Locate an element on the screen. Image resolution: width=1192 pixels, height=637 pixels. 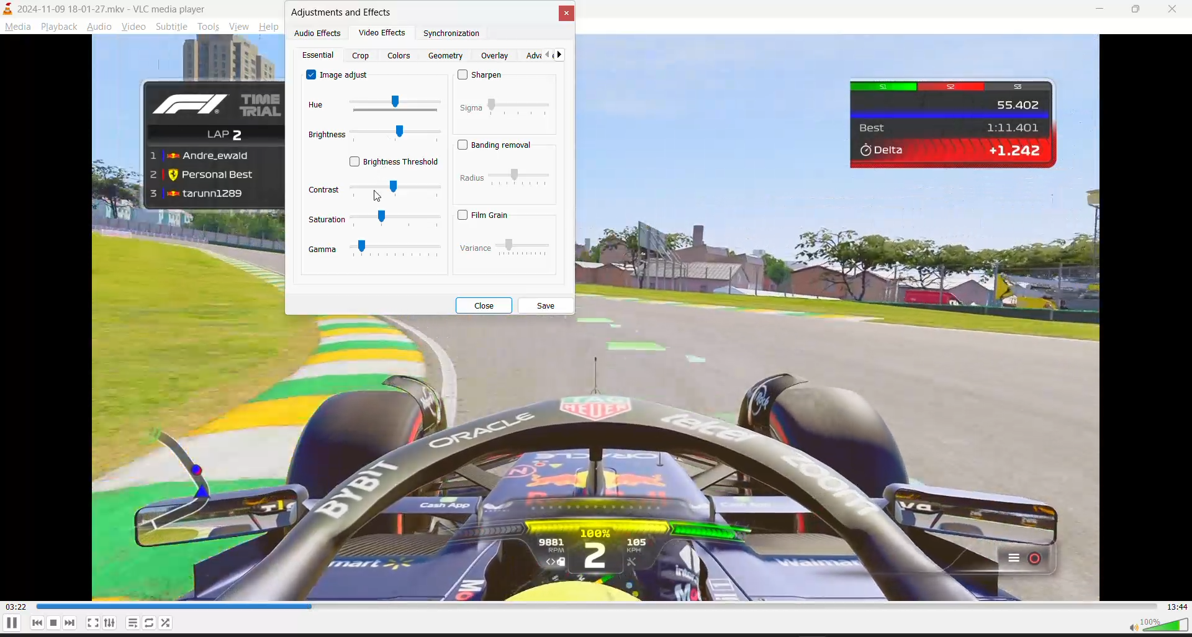
close is located at coordinates (483, 305).